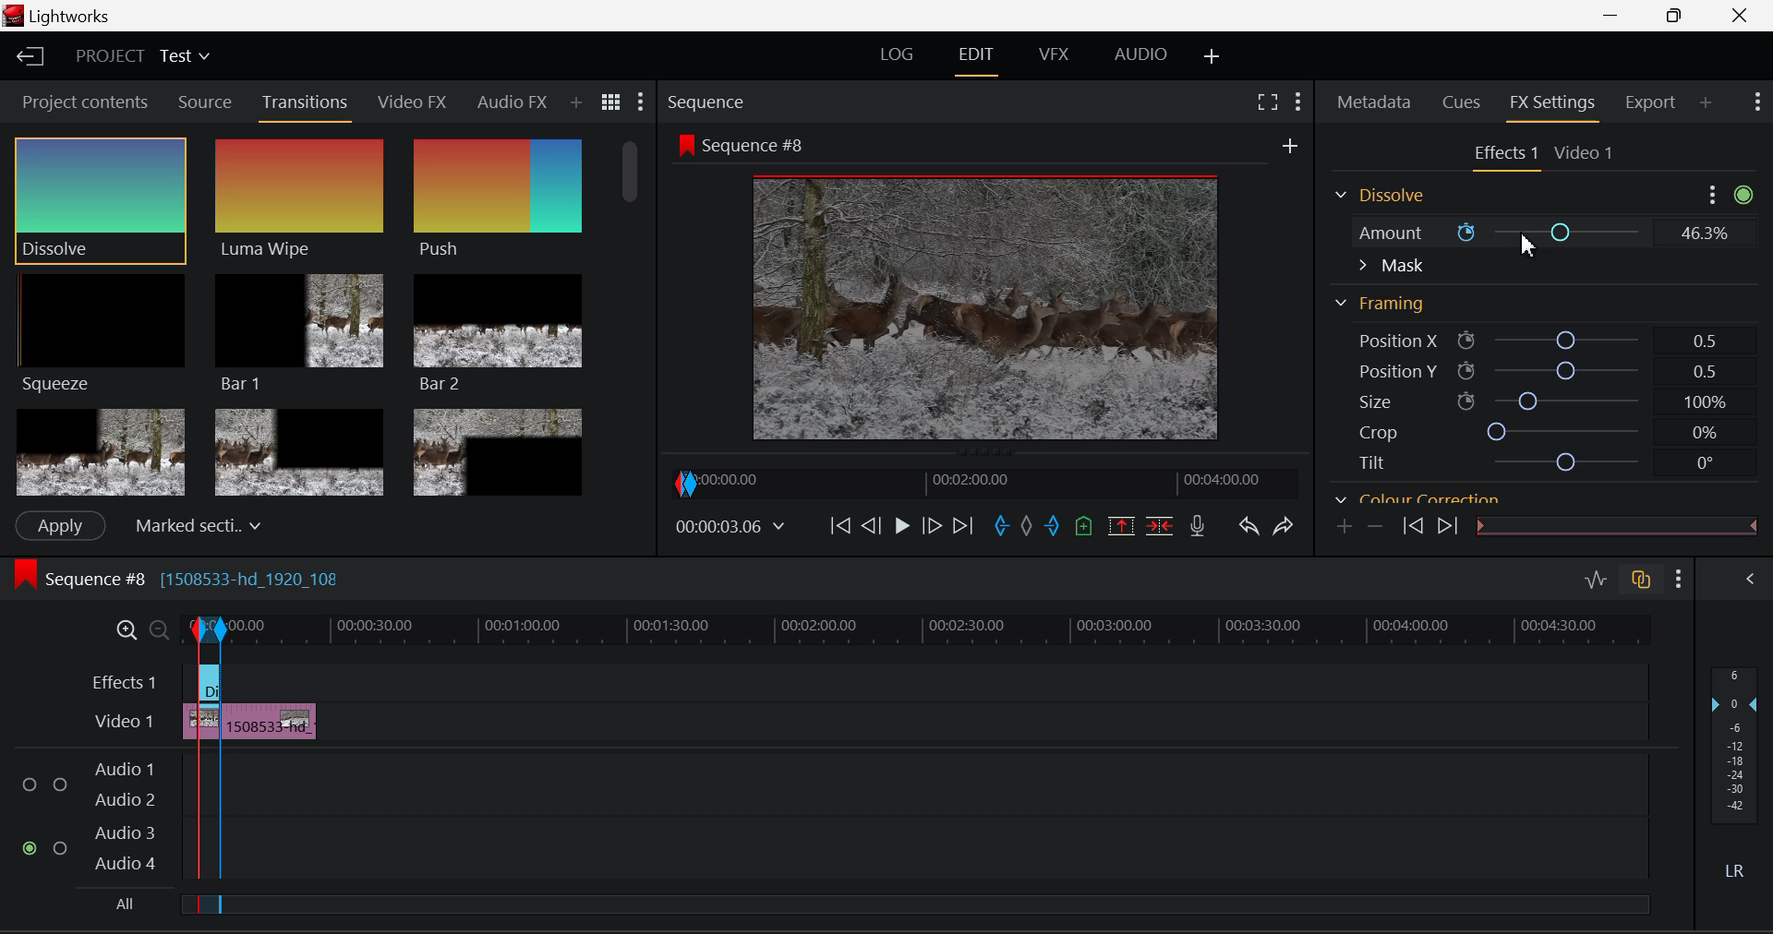 The width and height of the screenshot is (1773, 934). What do you see at coordinates (1412, 529) in the screenshot?
I see `Previous keyframe` at bounding box center [1412, 529].